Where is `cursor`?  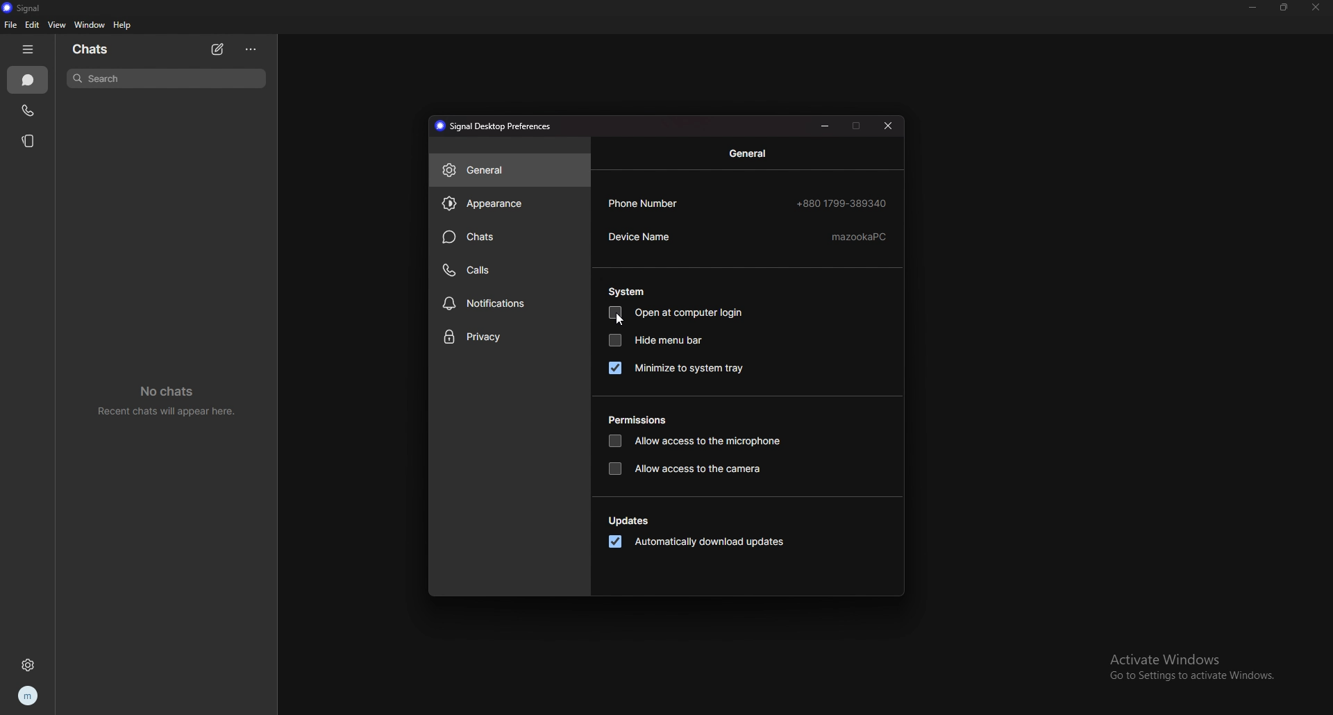 cursor is located at coordinates (619, 321).